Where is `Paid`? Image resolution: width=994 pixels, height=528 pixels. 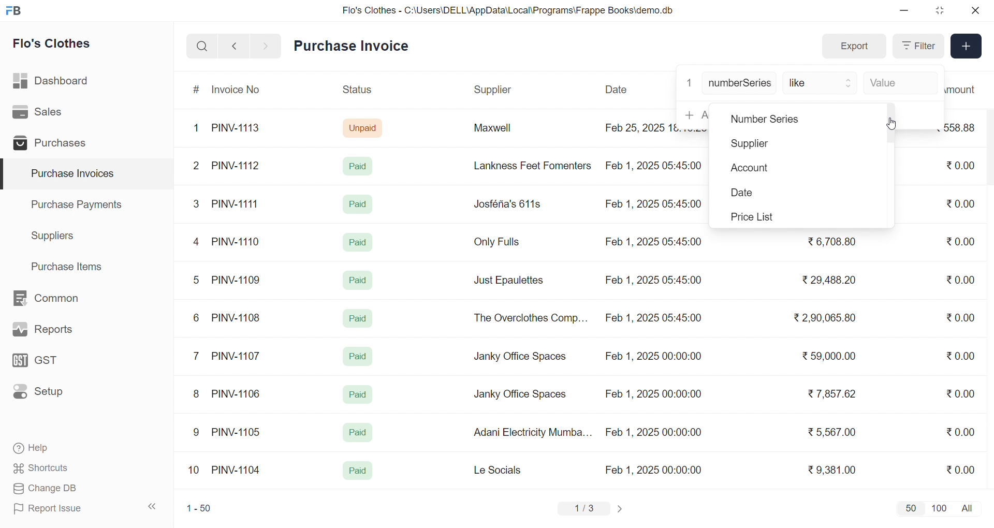 Paid is located at coordinates (358, 356).